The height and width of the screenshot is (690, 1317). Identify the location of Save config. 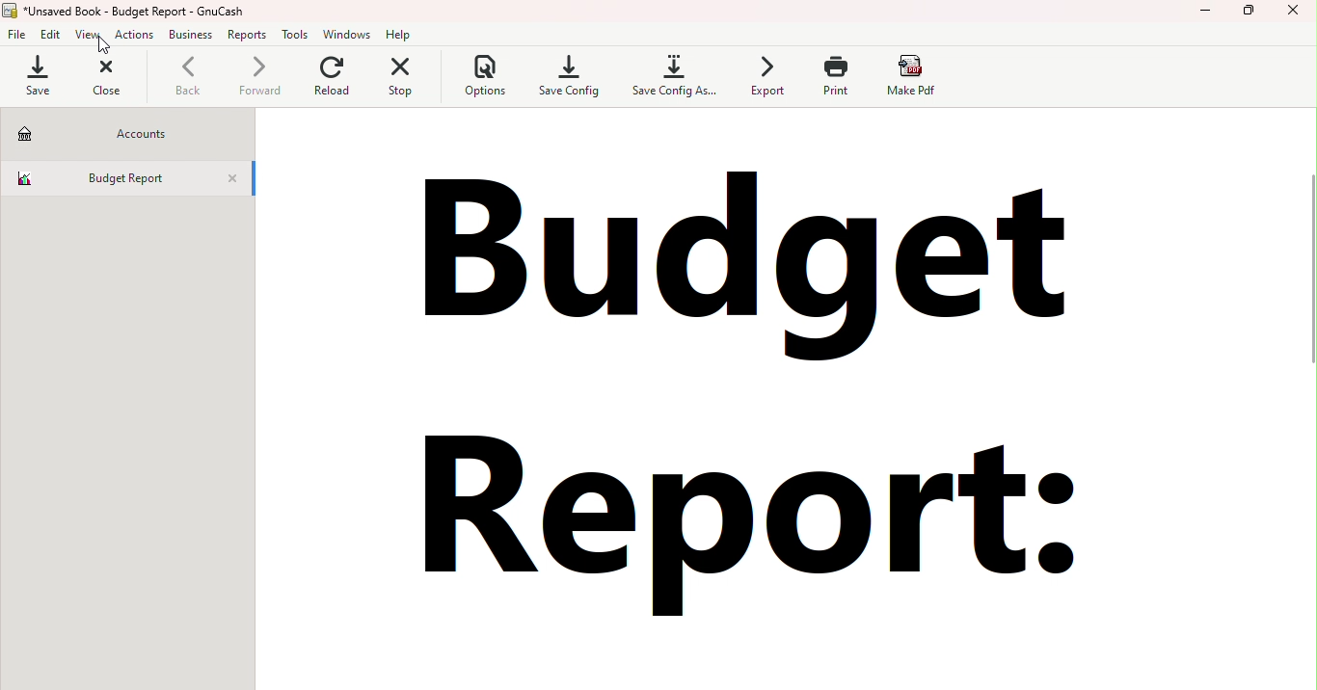
(567, 75).